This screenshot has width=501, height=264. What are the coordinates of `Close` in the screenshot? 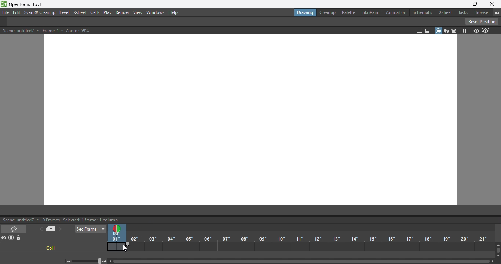 It's located at (493, 4).